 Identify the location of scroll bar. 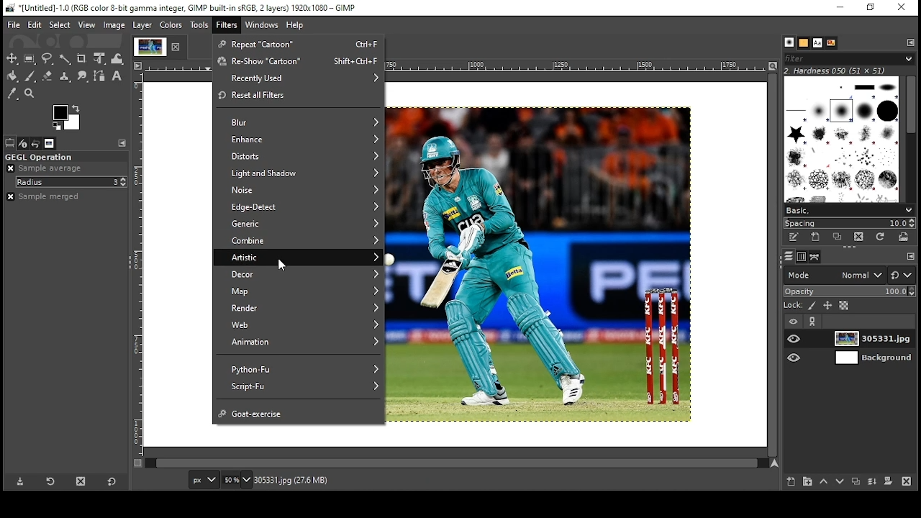
(455, 464).